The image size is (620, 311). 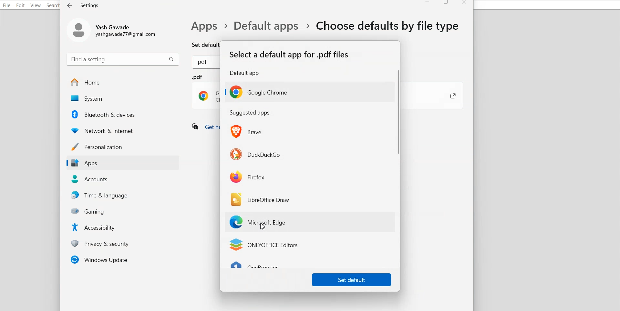 I want to click on Get help, so click(x=204, y=127).